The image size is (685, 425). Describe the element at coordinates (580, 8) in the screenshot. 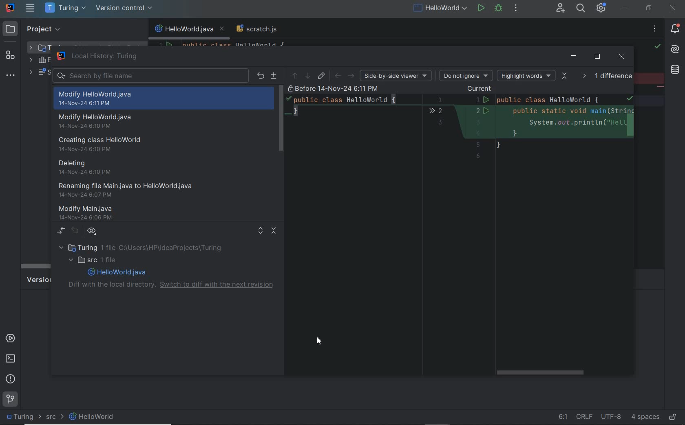

I see `search everywhere` at that location.